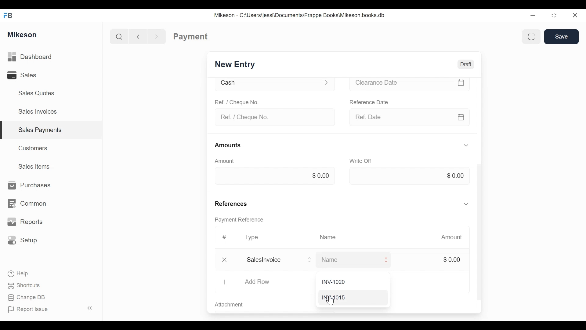  Describe the element at coordinates (224, 238) in the screenshot. I see `Hashtag` at that location.